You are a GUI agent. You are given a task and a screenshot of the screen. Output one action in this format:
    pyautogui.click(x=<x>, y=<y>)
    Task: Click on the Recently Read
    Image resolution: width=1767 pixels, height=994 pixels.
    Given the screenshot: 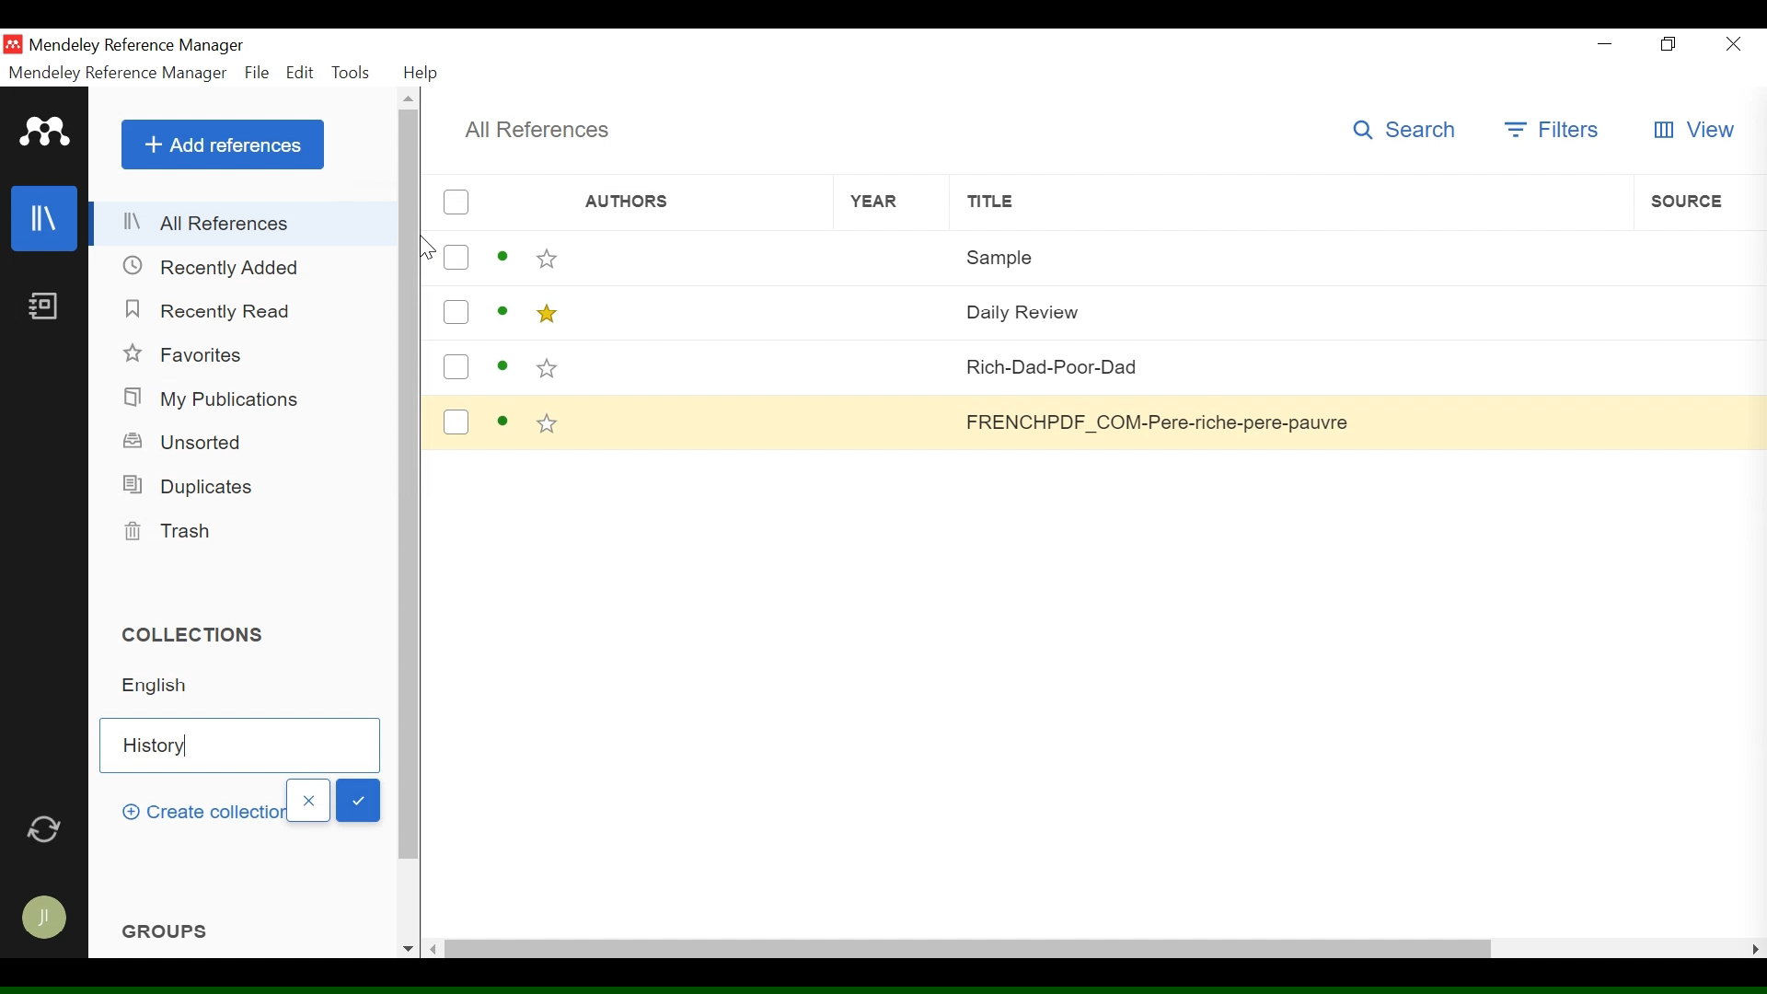 What is the action you would take?
    pyautogui.click(x=209, y=311)
    